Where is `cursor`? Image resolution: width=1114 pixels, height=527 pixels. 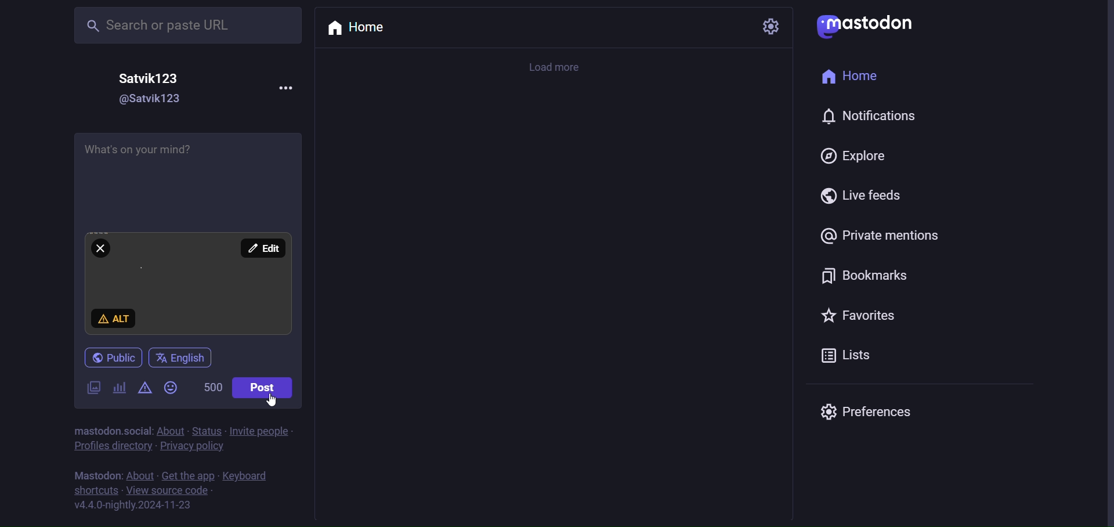
cursor is located at coordinates (273, 399).